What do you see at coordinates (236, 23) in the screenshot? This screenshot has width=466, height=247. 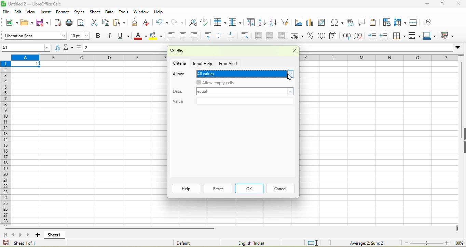 I see `column` at bounding box center [236, 23].